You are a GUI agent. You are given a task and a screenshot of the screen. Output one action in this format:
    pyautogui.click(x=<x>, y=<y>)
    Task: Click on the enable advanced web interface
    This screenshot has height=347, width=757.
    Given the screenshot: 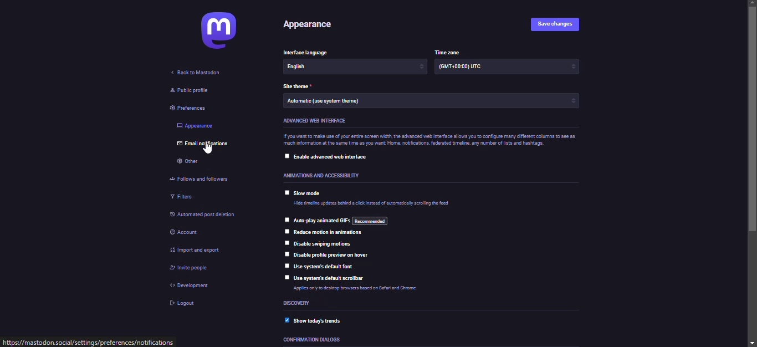 What is the action you would take?
    pyautogui.click(x=333, y=157)
    